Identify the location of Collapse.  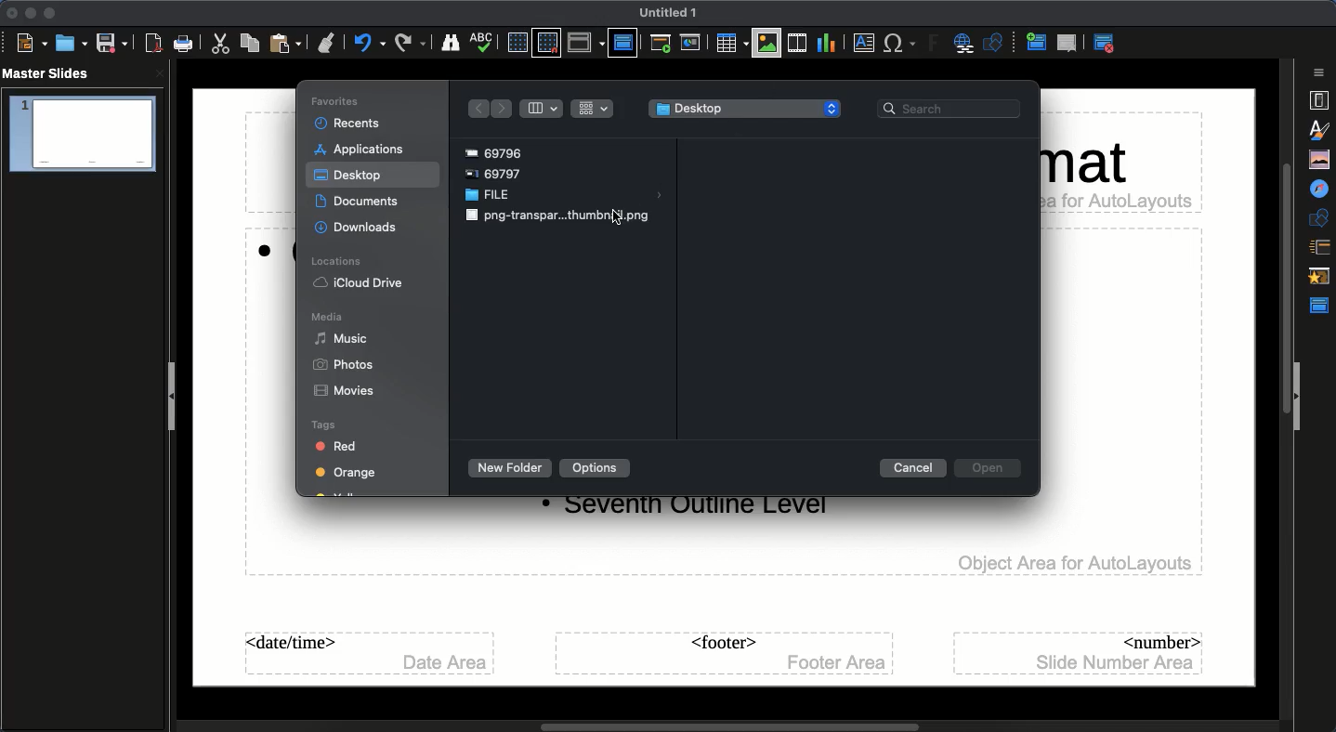
(176, 399).